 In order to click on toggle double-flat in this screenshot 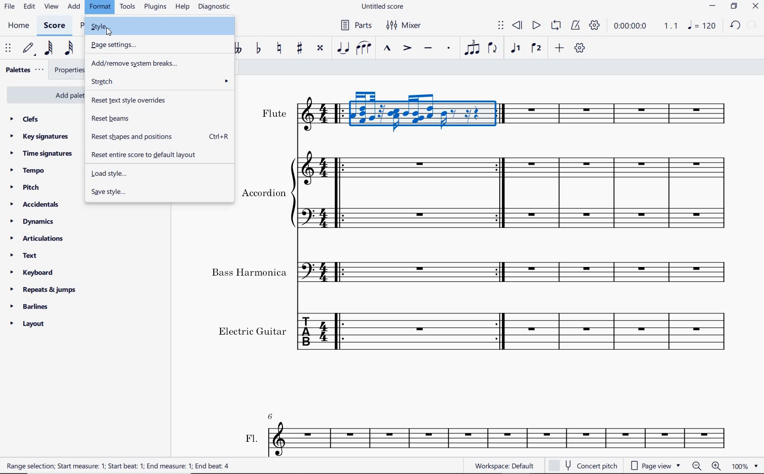, I will do `click(237, 49)`.